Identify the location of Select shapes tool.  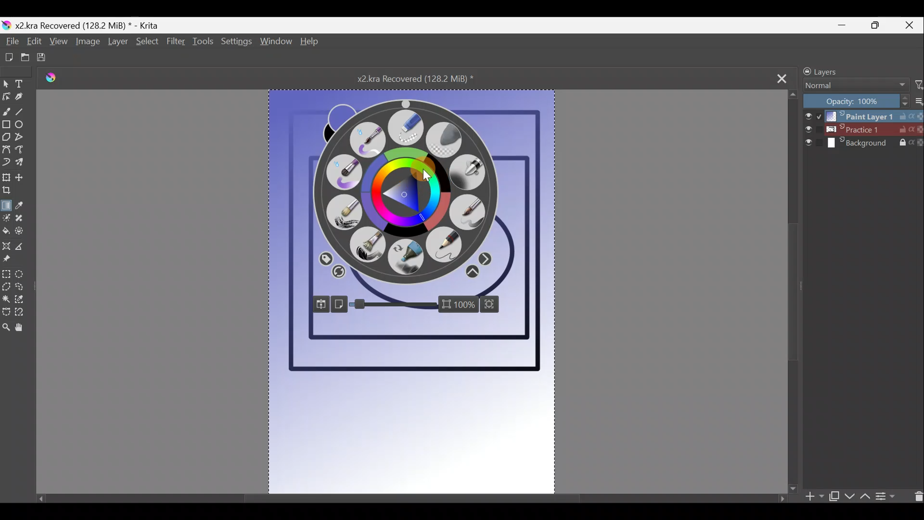
(6, 85).